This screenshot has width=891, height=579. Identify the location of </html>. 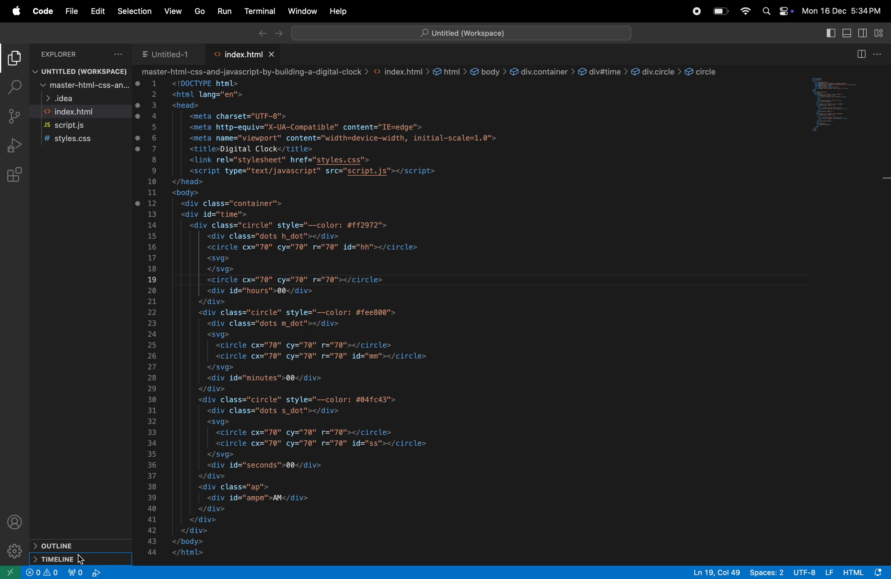
(191, 553).